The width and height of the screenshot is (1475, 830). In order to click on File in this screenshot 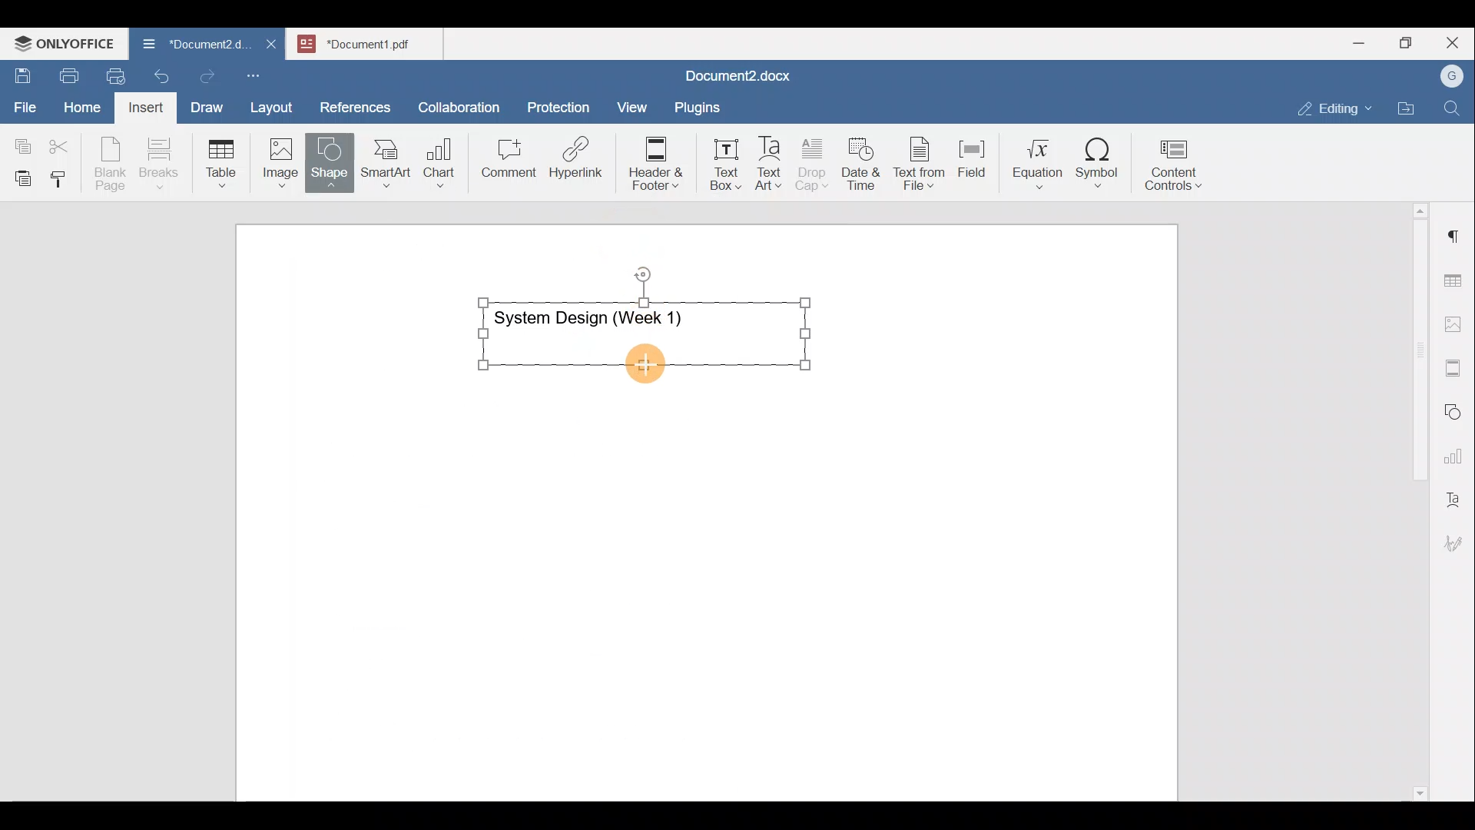, I will do `click(26, 102)`.